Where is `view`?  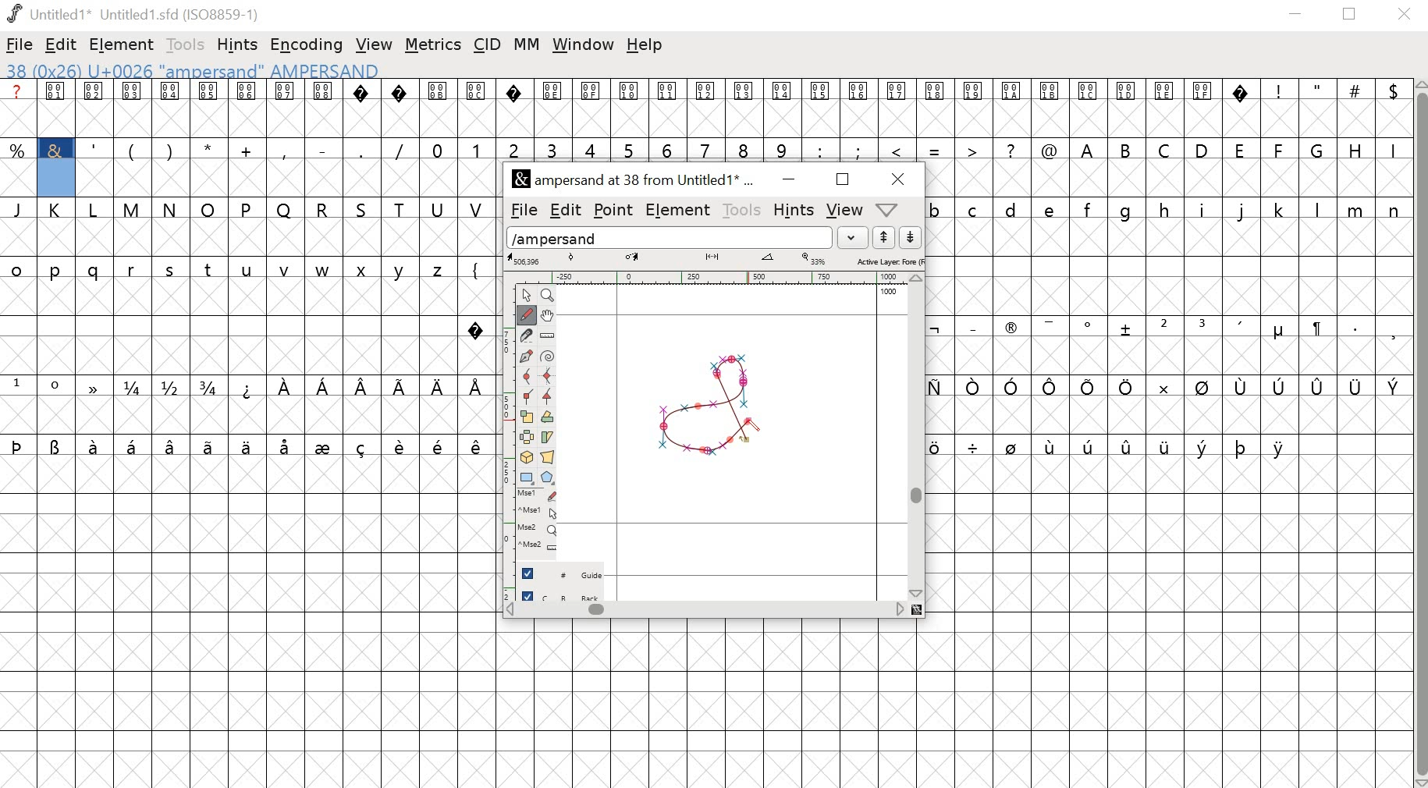
view is located at coordinates (375, 41).